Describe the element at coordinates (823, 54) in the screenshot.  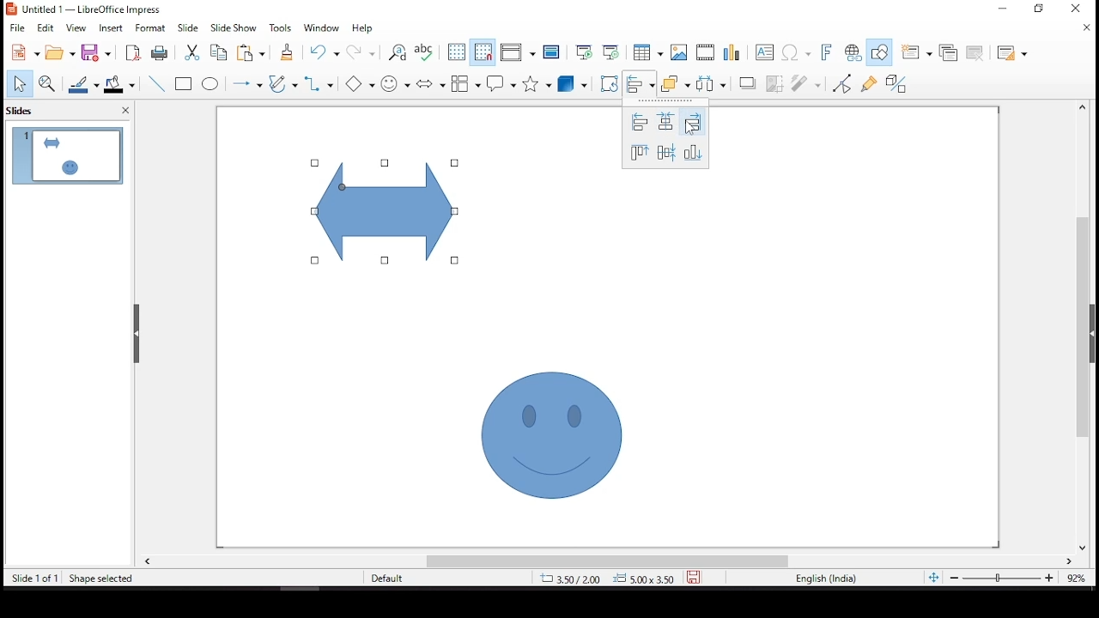
I see `insert font work text` at that location.